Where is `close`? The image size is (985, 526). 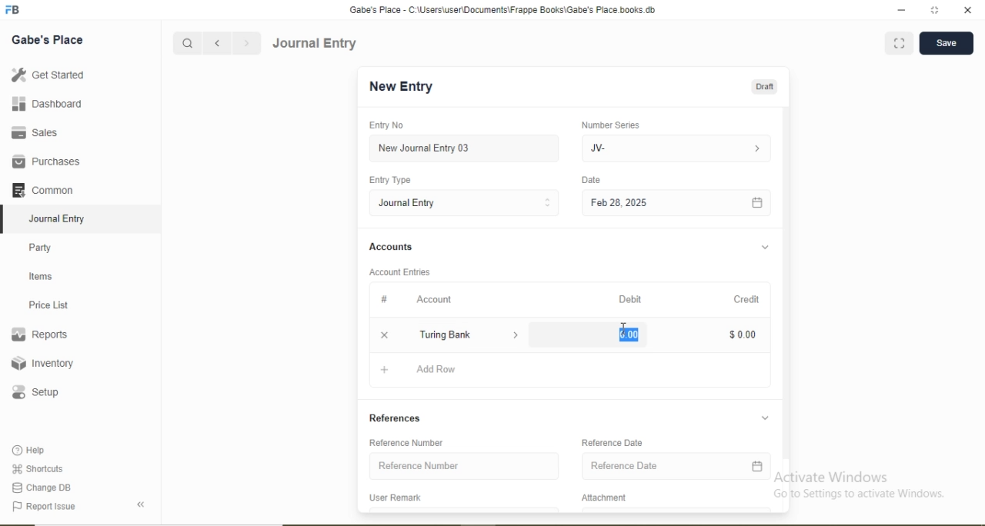
close is located at coordinates (969, 10).